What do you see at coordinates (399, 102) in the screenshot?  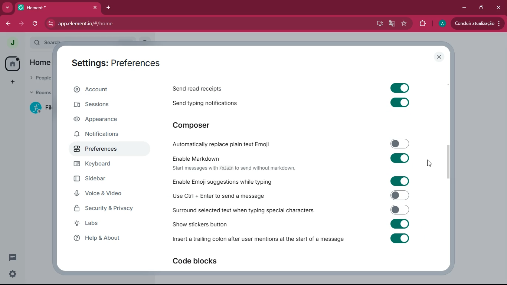 I see `toggle on or off` at bounding box center [399, 102].